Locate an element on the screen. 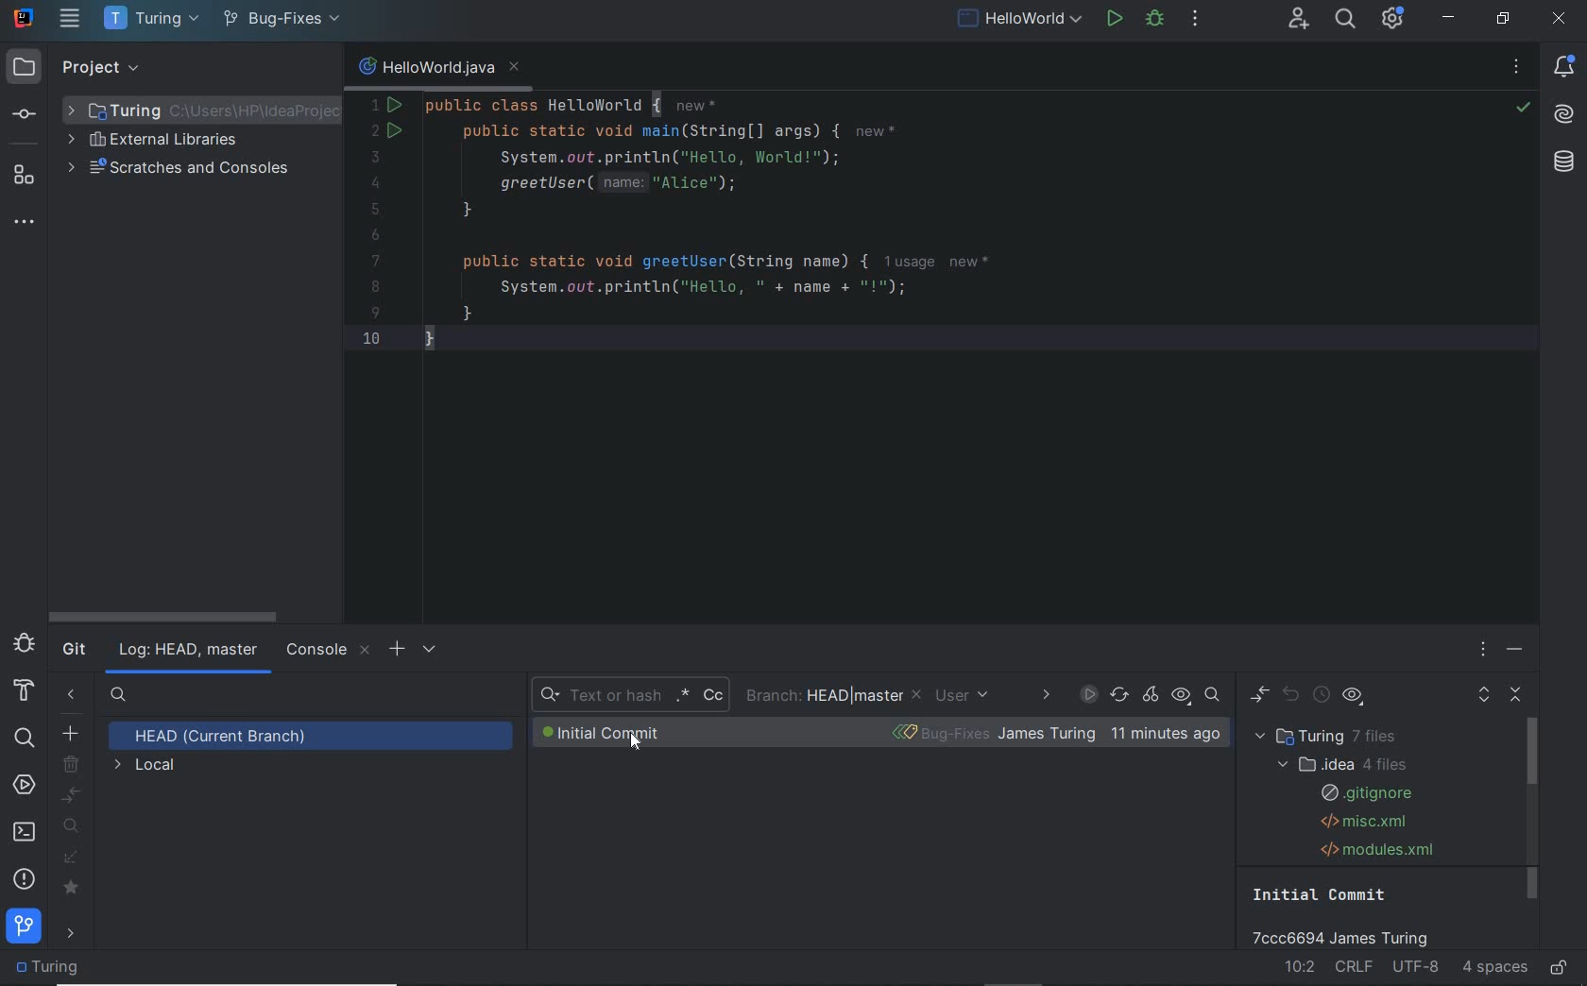  indent is located at coordinates (1494, 968).